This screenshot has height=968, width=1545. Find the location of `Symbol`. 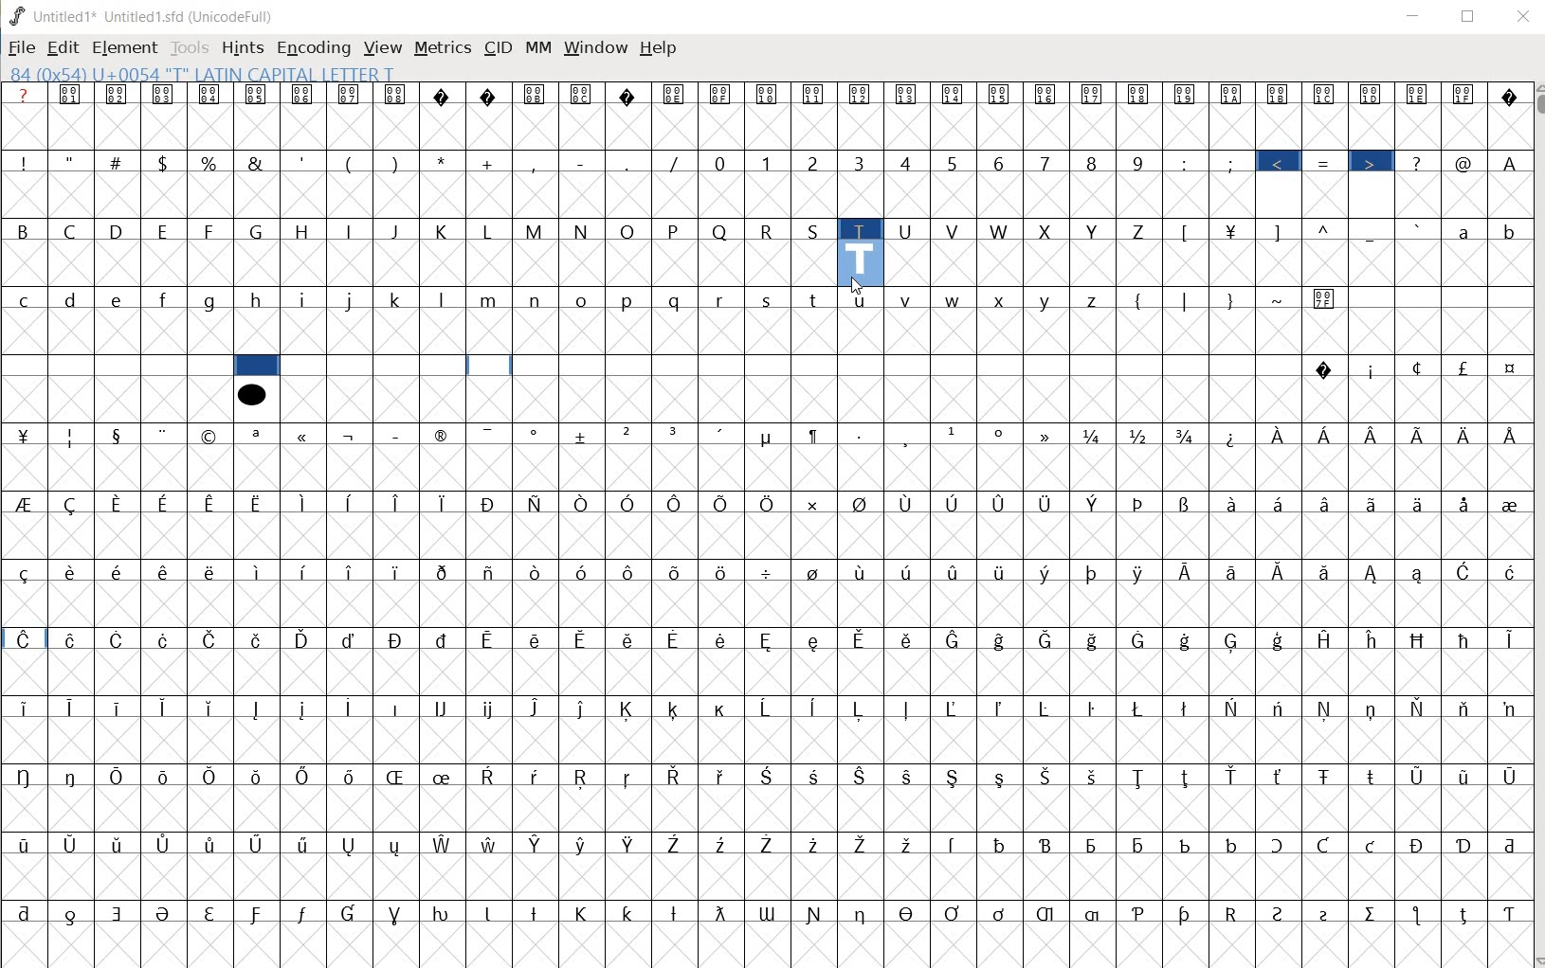

Symbol is located at coordinates (260, 710).